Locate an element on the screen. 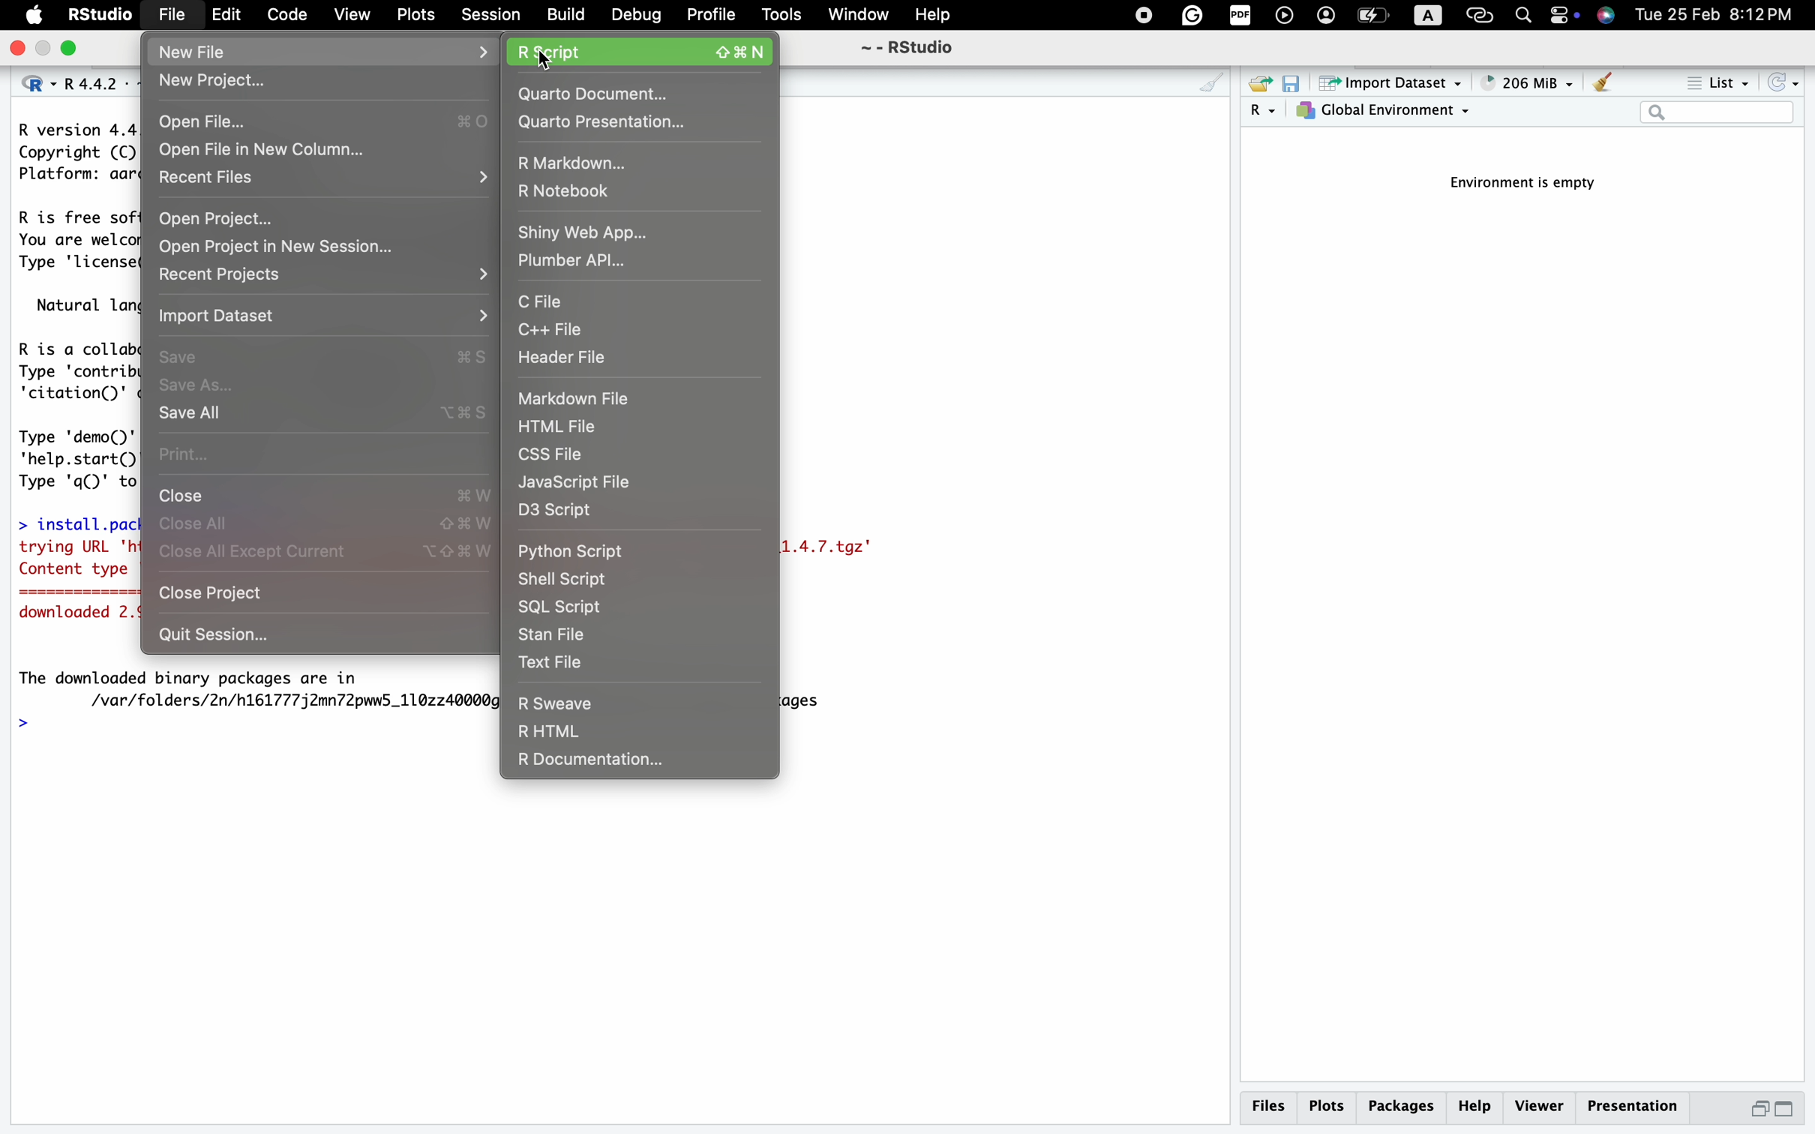  python script is located at coordinates (601, 549).